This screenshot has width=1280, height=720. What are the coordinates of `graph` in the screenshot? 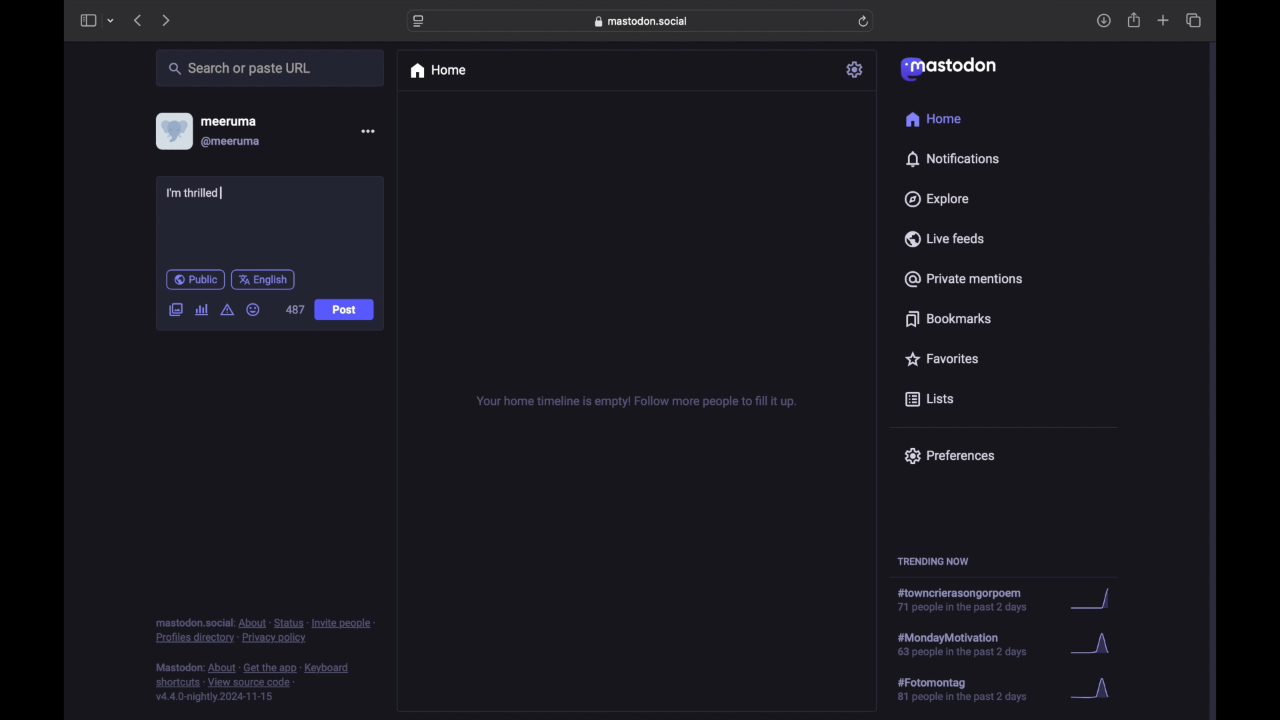 It's located at (1095, 689).